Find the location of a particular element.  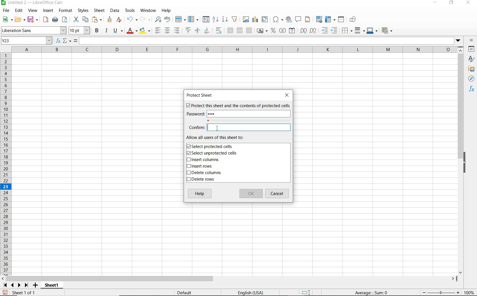

FONT SIZE is located at coordinates (80, 31).